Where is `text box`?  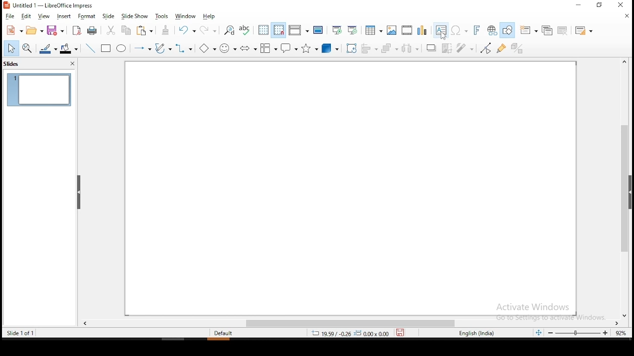
text box is located at coordinates (441, 29).